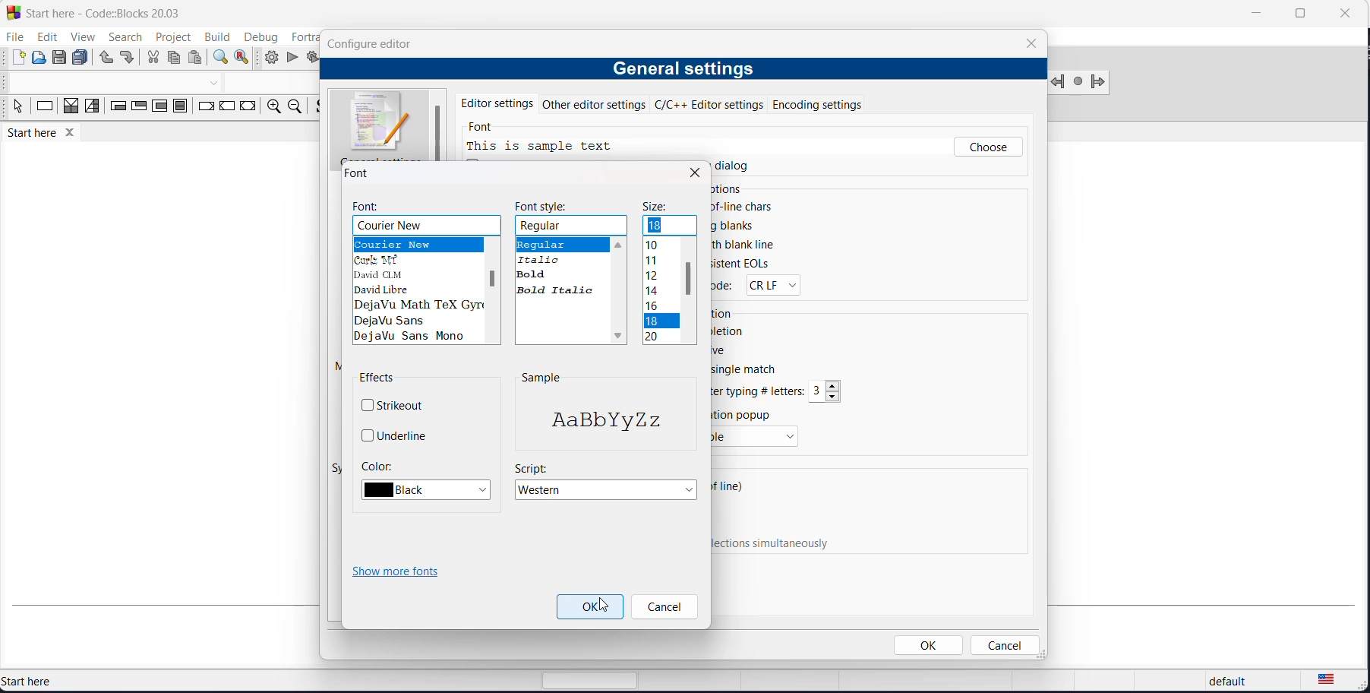  Describe the element at coordinates (17, 58) in the screenshot. I see `new file` at that location.